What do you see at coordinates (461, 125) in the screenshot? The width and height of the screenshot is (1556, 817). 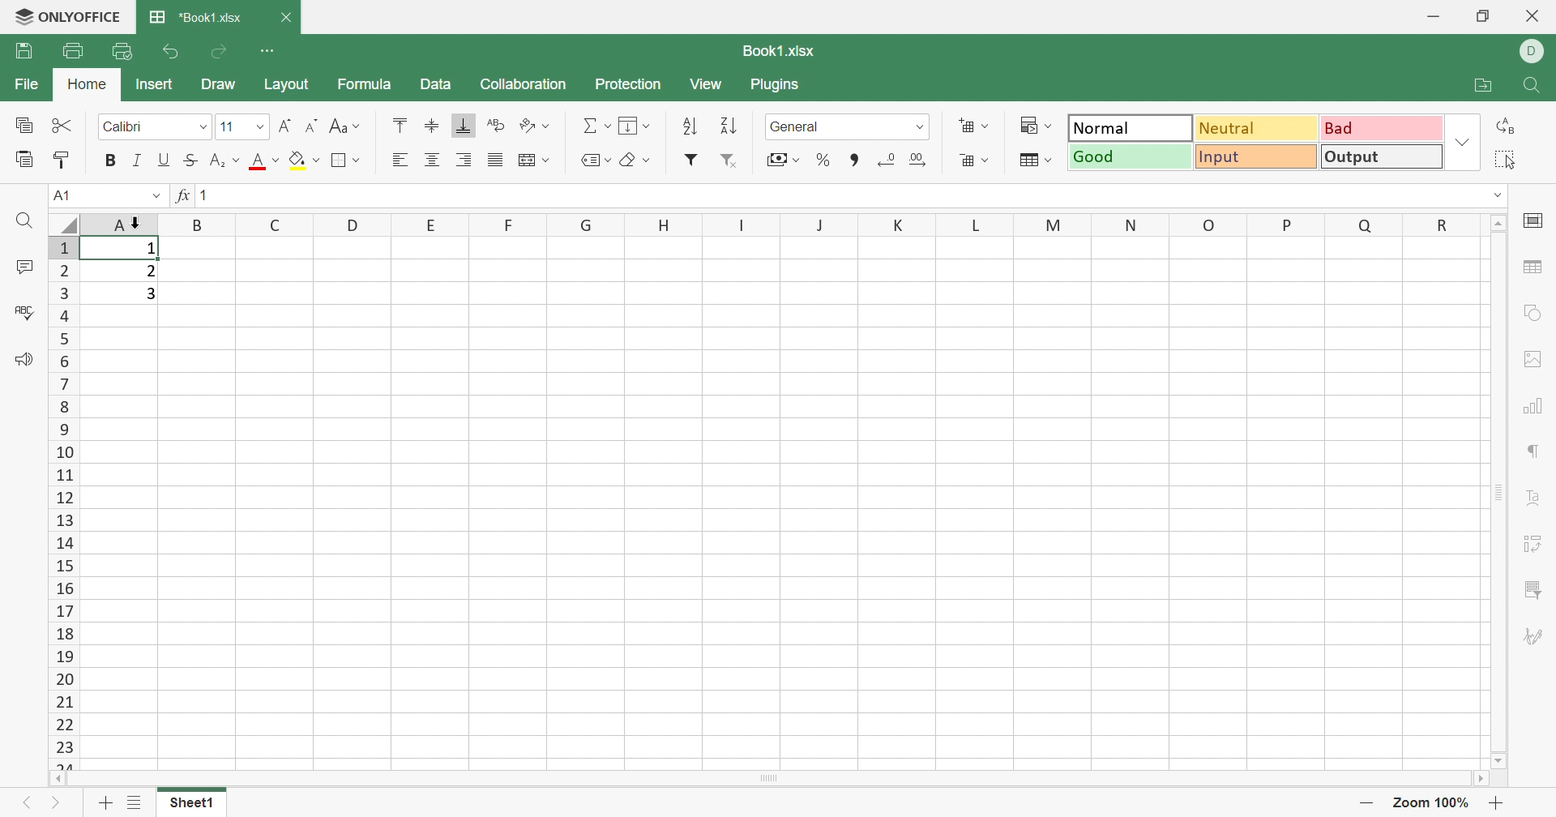 I see `Align bottom` at bounding box center [461, 125].